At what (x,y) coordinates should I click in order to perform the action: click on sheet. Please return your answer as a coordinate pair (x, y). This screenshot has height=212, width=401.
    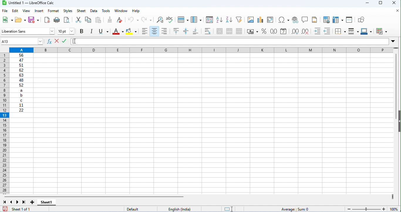
    Looking at the image, I should click on (81, 11).